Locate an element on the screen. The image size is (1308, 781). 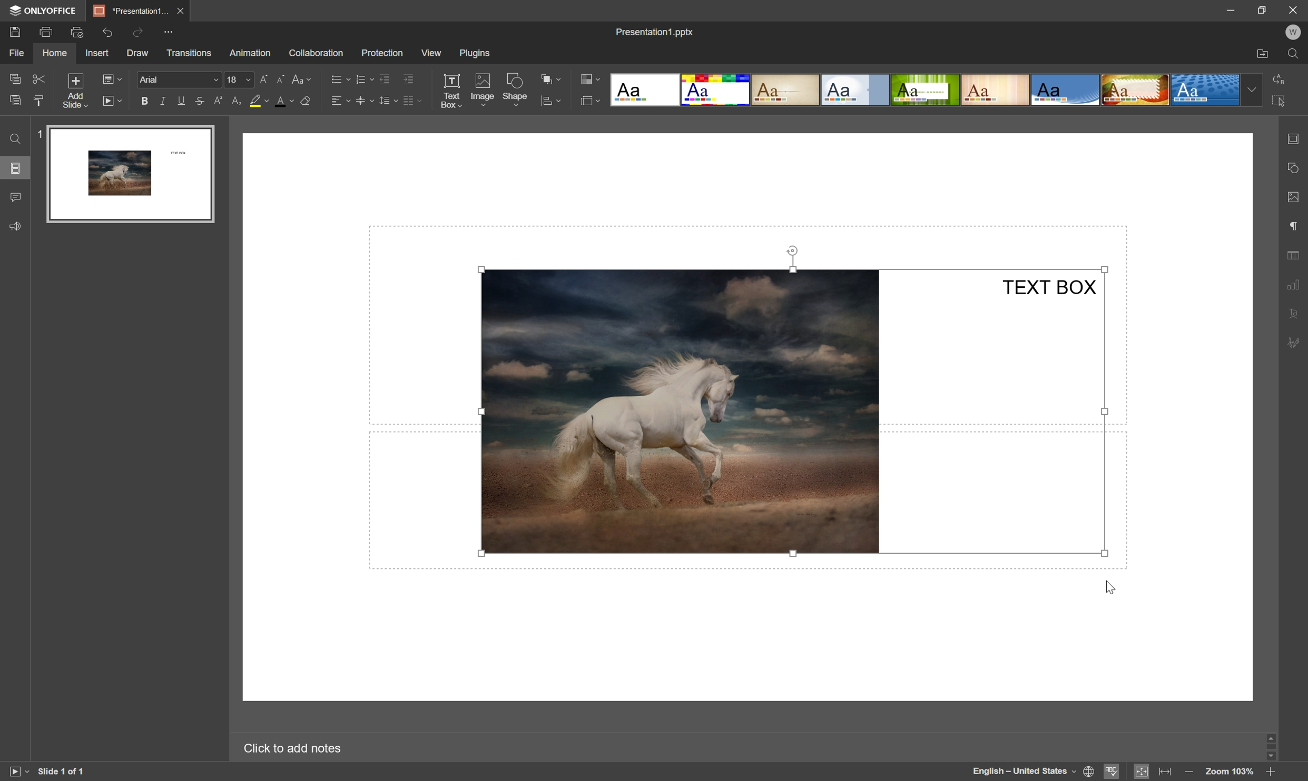
Dotted is located at coordinates (1207, 91).